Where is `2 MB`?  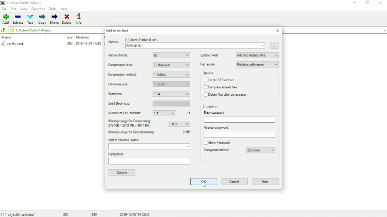
2 MB is located at coordinates (187, 132).